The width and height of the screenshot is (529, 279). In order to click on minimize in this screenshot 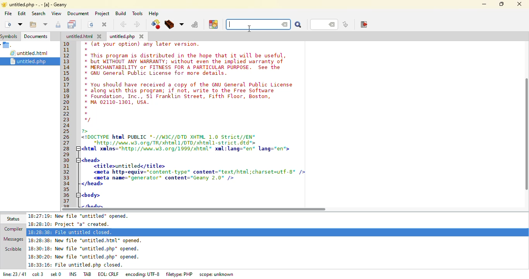, I will do `click(484, 4)`.